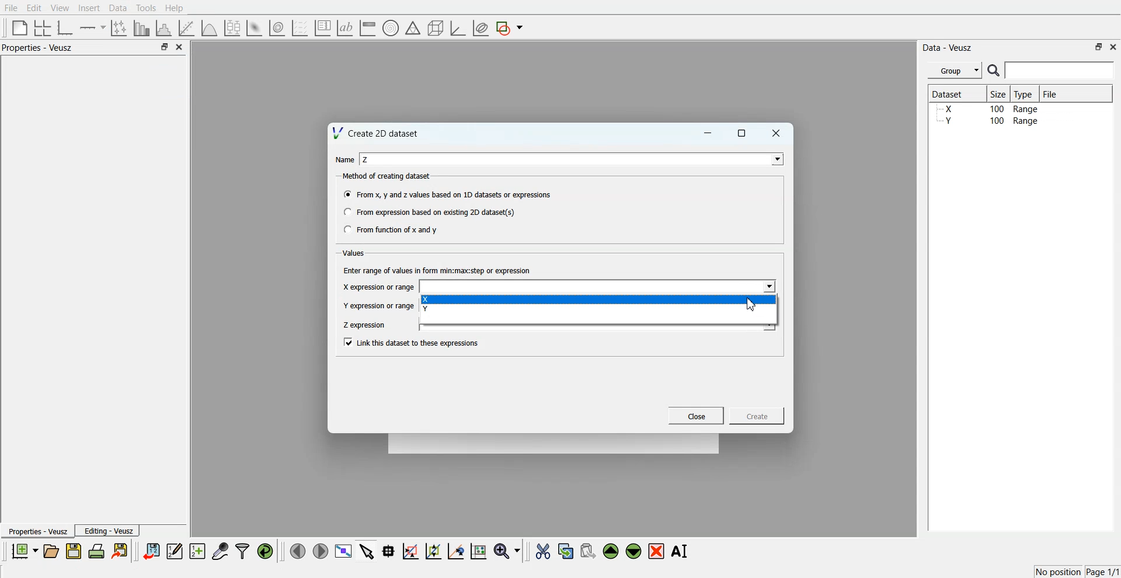 The width and height of the screenshot is (1121, 578). I want to click on Capture remote data, so click(220, 551).